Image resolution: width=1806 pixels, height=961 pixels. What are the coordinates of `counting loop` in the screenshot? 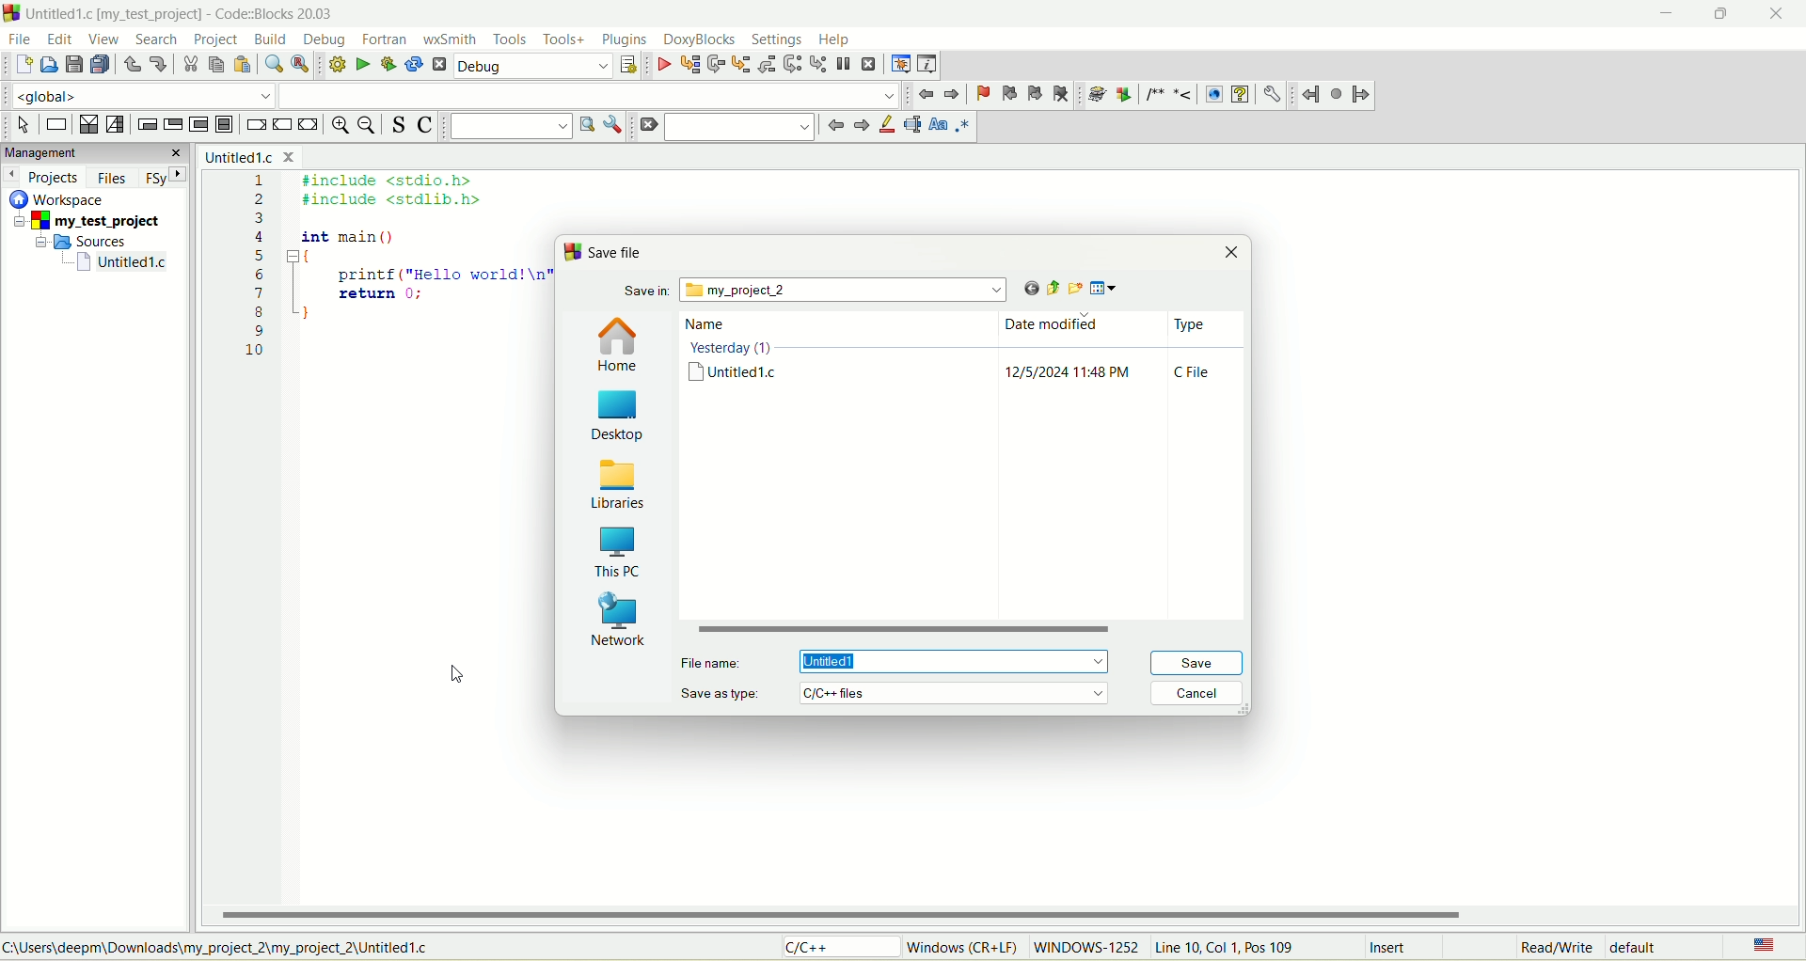 It's located at (200, 126).